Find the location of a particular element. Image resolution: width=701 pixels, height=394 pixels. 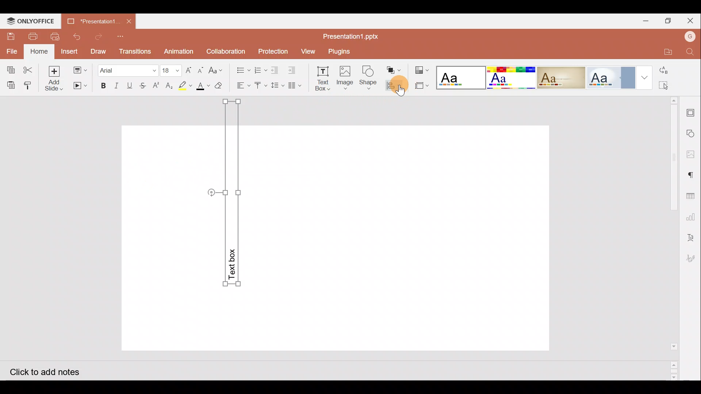

Protection is located at coordinates (273, 52).